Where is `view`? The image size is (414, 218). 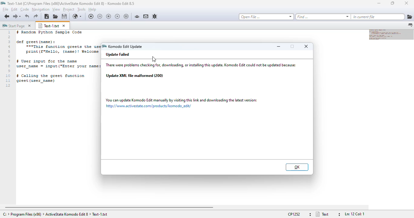 view is located at coordinates (56, 9).